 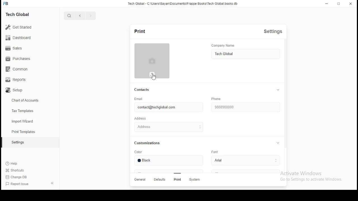 What do you see at coordinates (215, 152) in the screenshot?
I see `Font` at bounding box center [215, 152].